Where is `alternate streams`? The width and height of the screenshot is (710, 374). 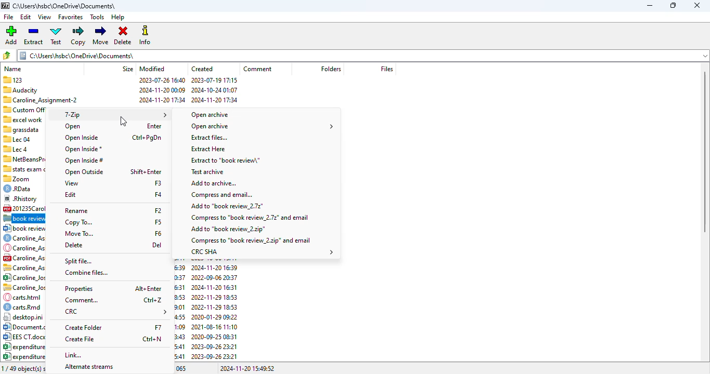
alternate streams is located at coordinates (89, 367).